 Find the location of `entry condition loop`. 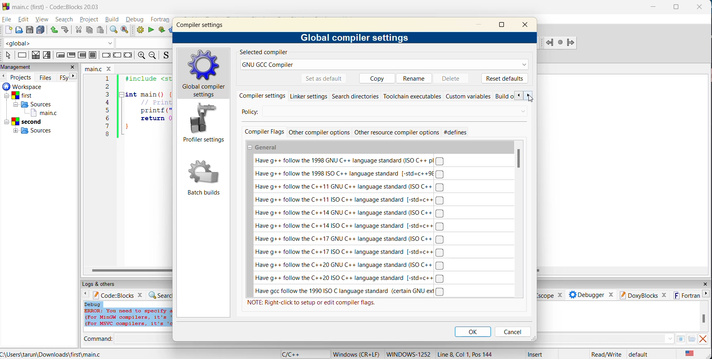

entry condition loop is located at coordinates (59, 56).